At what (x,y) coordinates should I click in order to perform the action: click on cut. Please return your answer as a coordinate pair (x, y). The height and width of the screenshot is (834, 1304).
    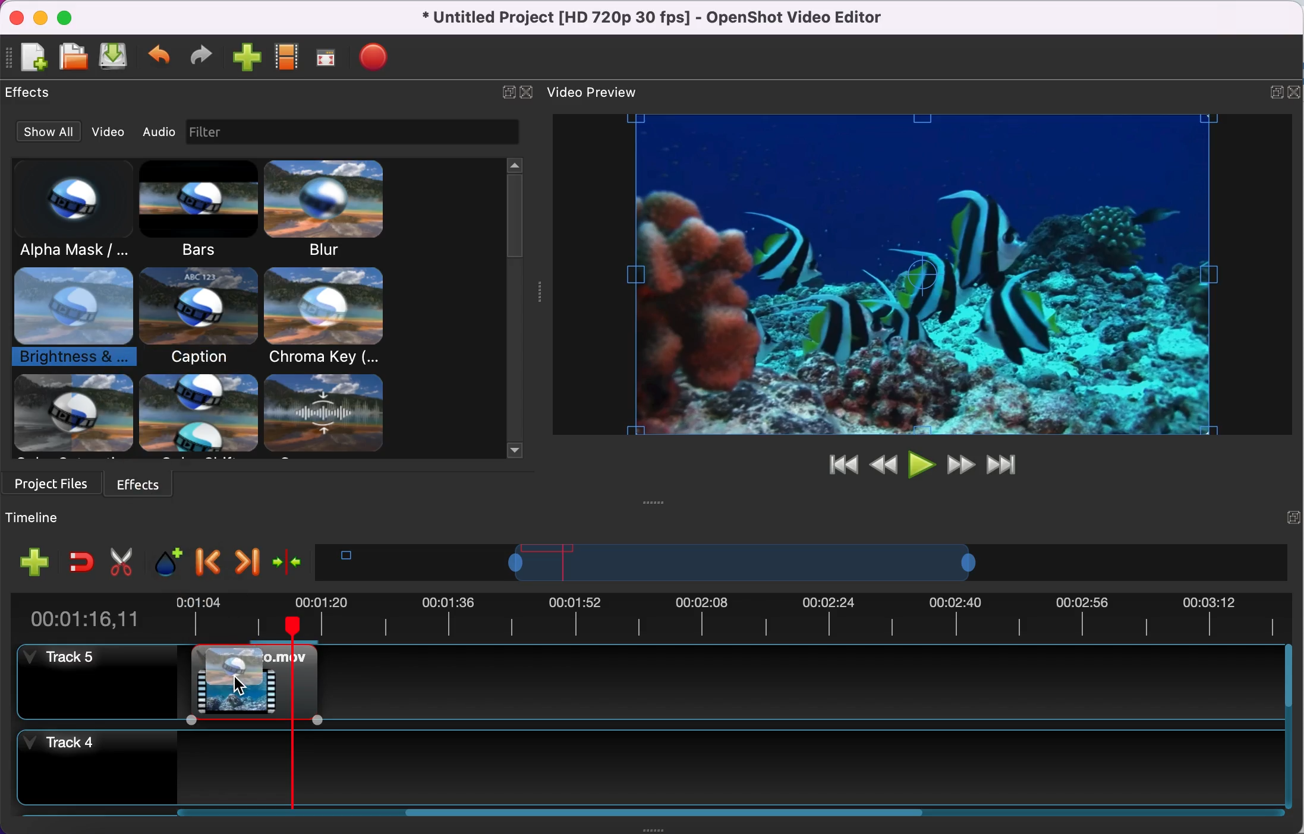
    Looking at the image, I should click on (119, 560).